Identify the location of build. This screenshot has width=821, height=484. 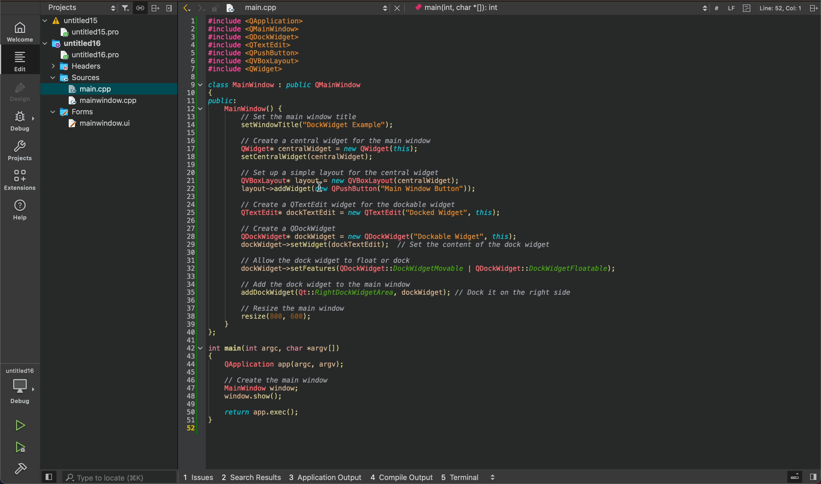
(24, 469).